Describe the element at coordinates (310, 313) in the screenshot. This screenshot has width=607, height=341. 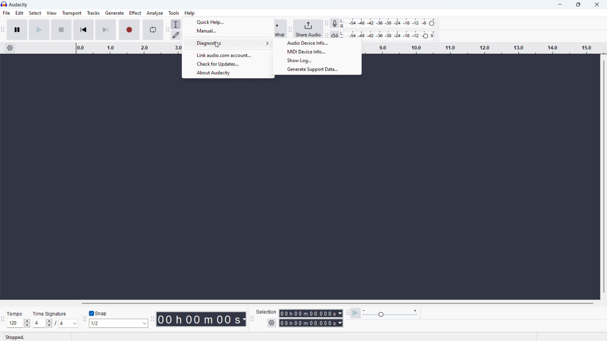
I see `selection start` at that location.